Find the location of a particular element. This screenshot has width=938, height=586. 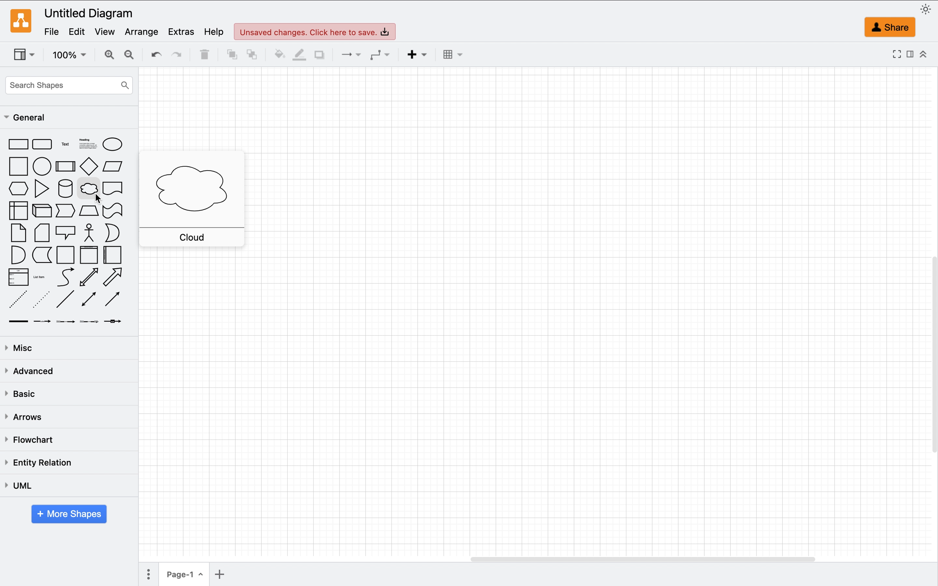

cylinder is located at coordinates (64, 189).